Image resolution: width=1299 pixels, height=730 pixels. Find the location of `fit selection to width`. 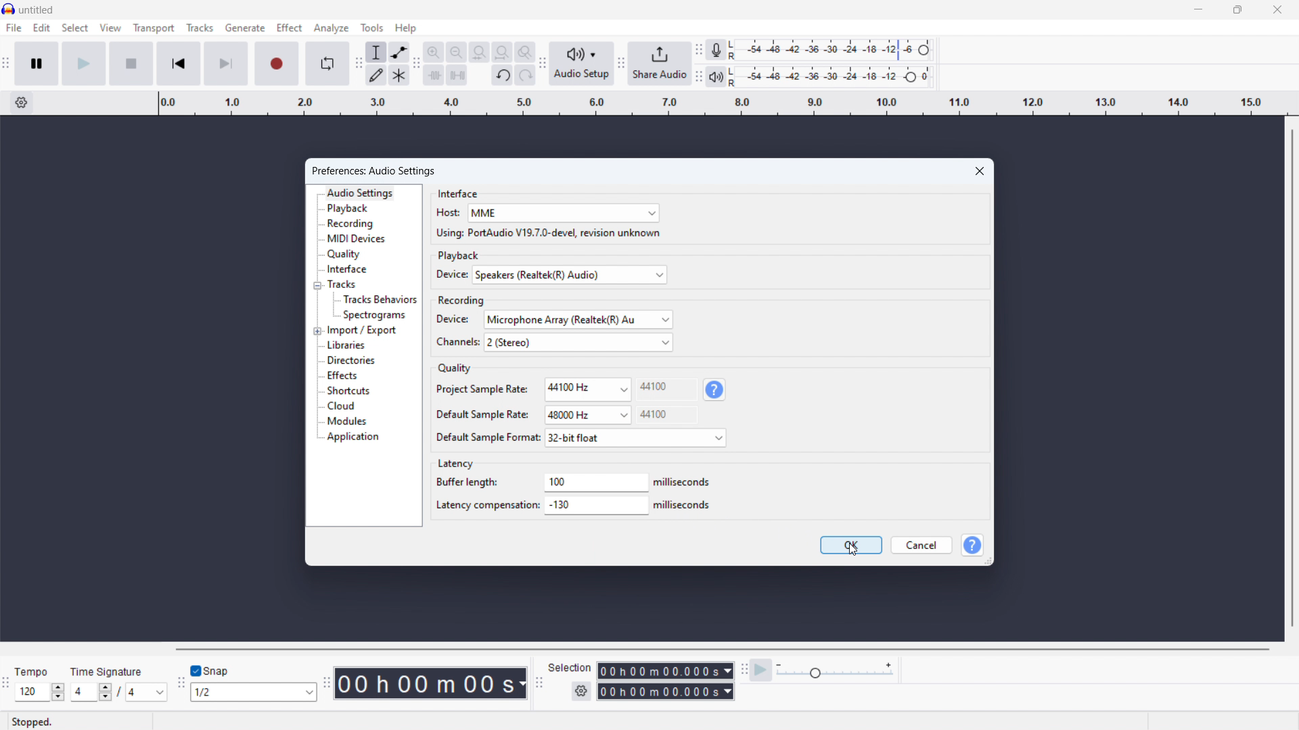

fit selection to width is located at coordinates (479, 53).